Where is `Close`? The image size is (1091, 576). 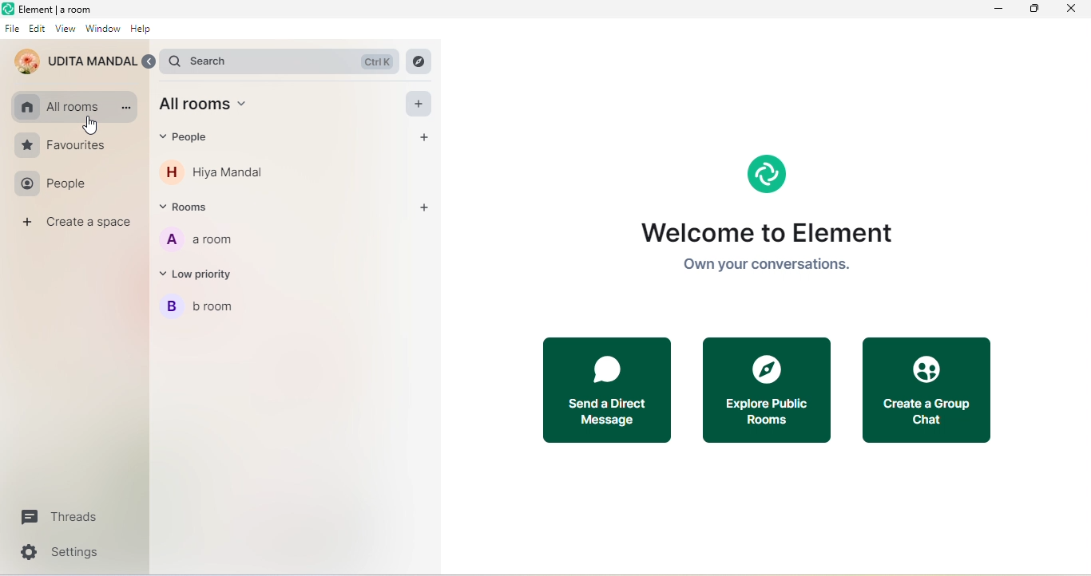 Close is located at coordinates (1076, 10).